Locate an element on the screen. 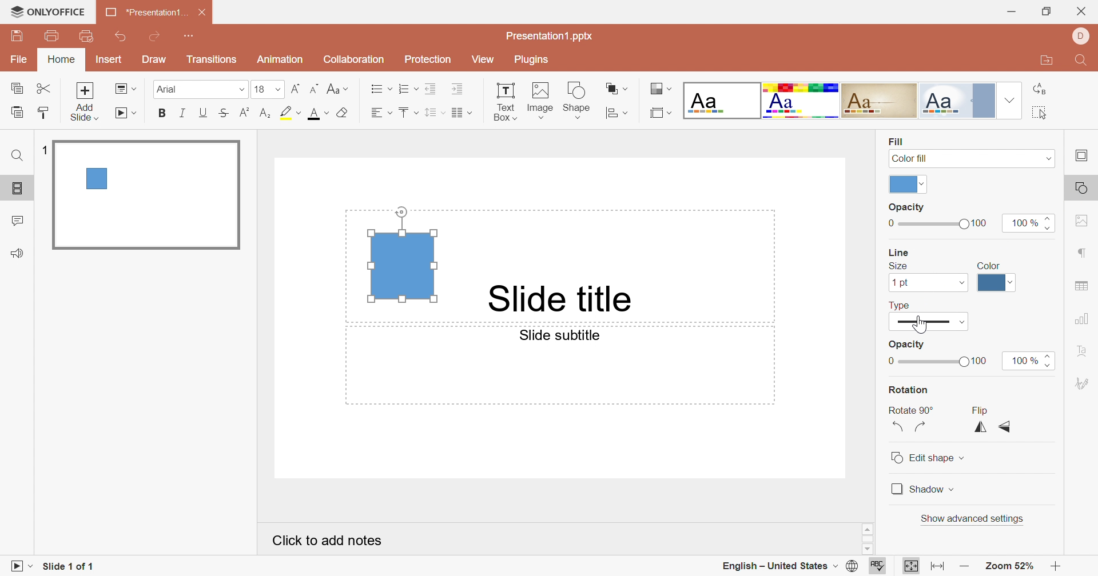  Scroll down is located at coordinates (1057, 551).